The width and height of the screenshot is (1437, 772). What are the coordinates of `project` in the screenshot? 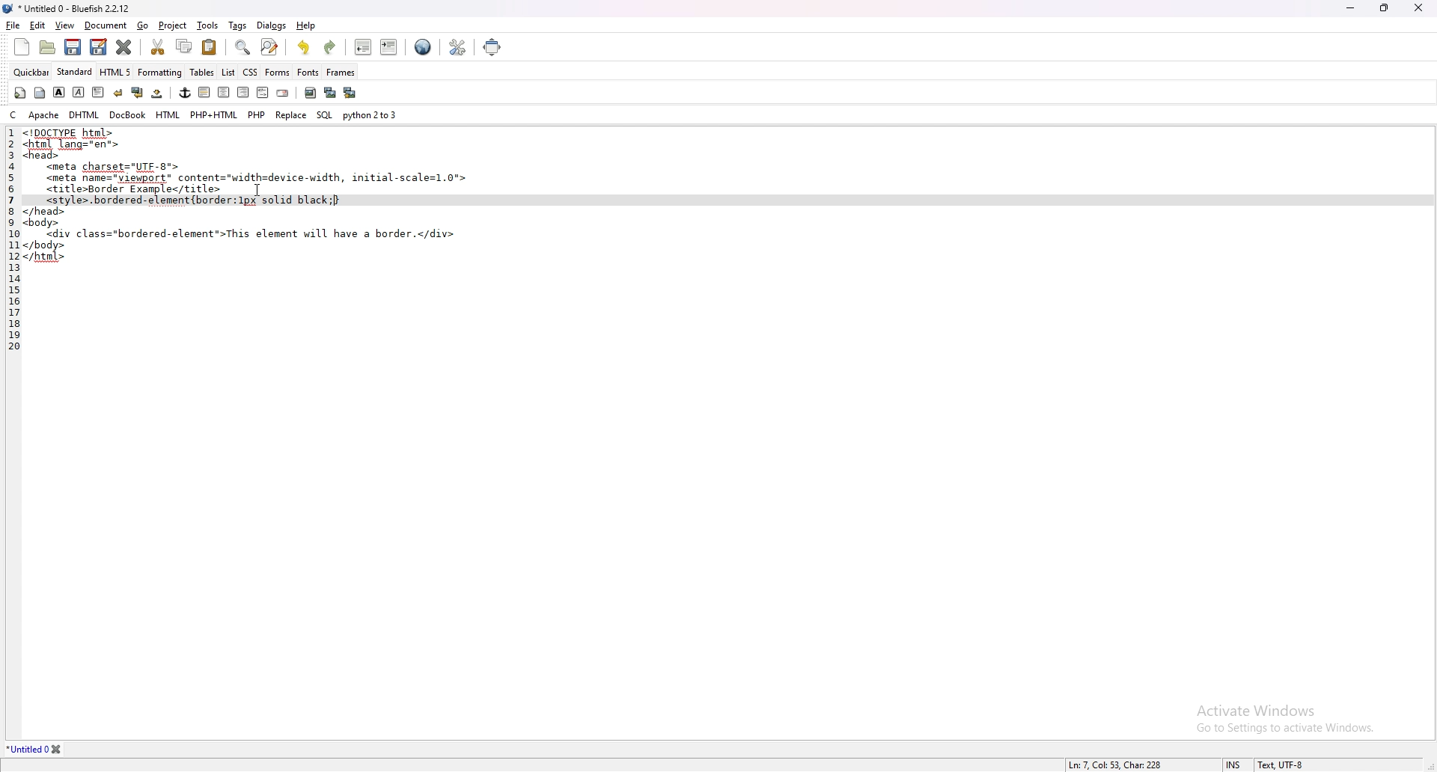 It's located at (174, 26).